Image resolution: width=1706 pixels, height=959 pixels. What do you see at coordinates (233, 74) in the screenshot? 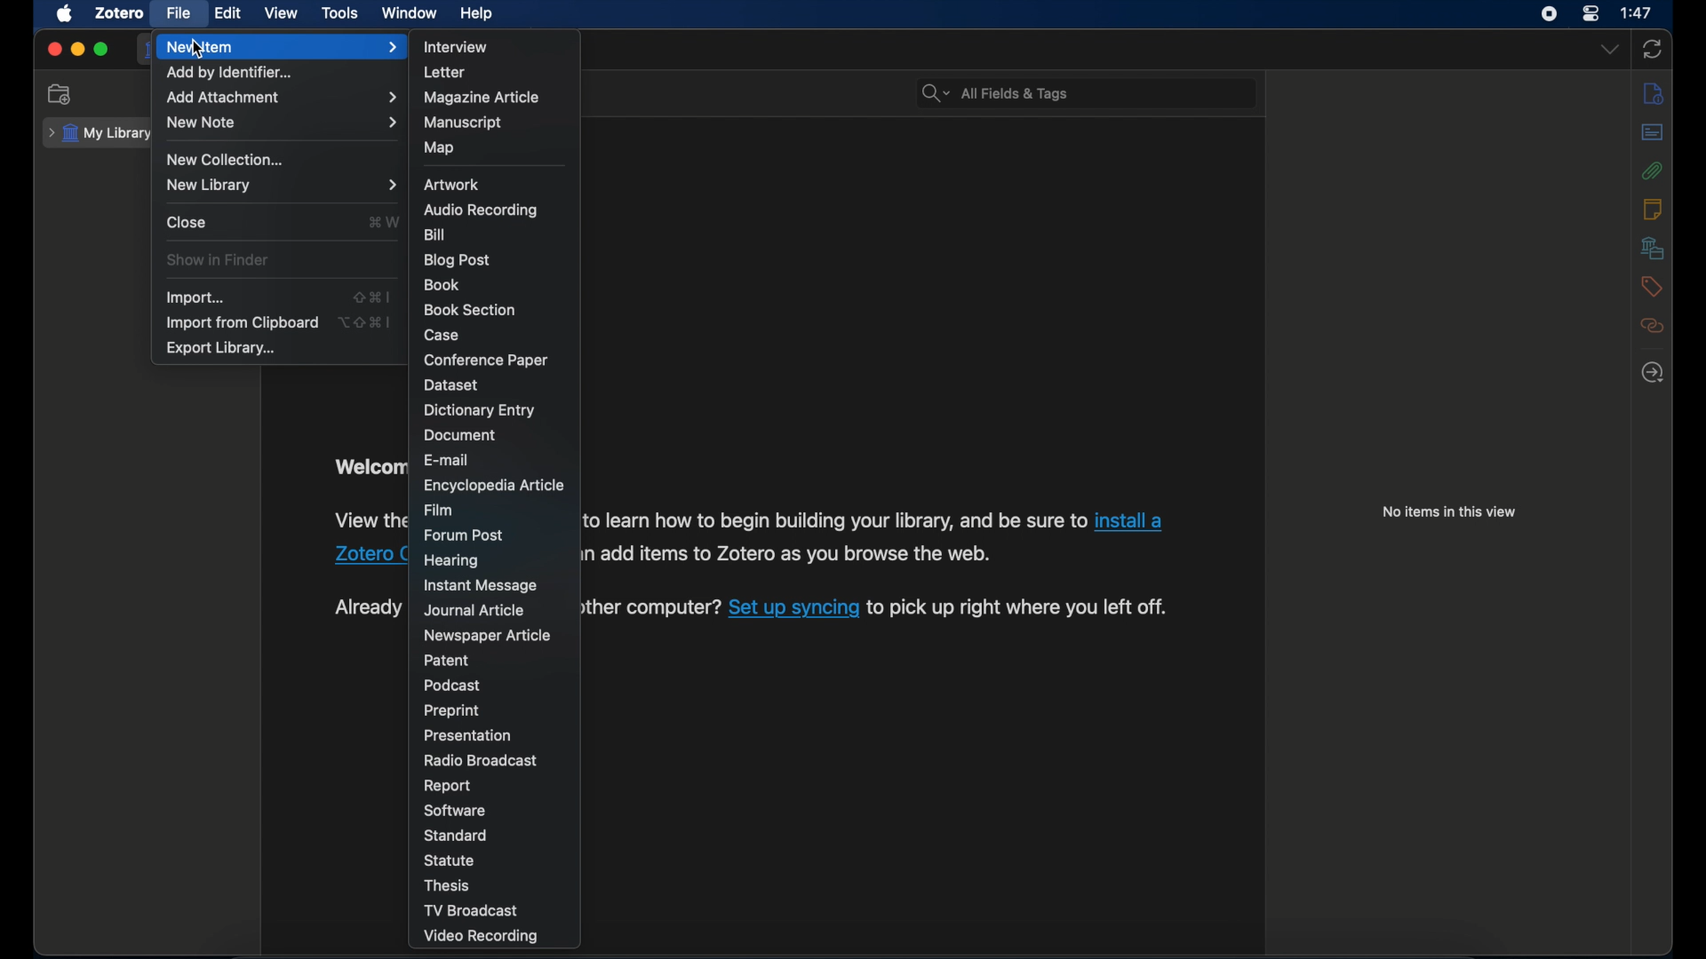
I see `add by identifier` at bounding box center [233, 74].